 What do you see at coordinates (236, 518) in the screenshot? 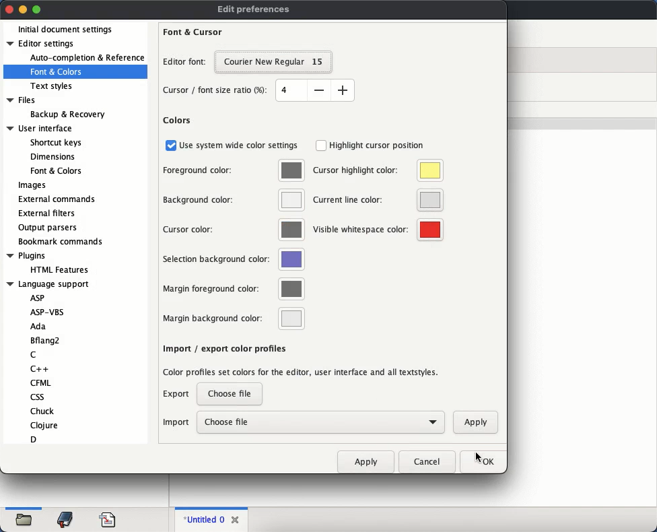
I see `close` at bounding box center [236, 518].